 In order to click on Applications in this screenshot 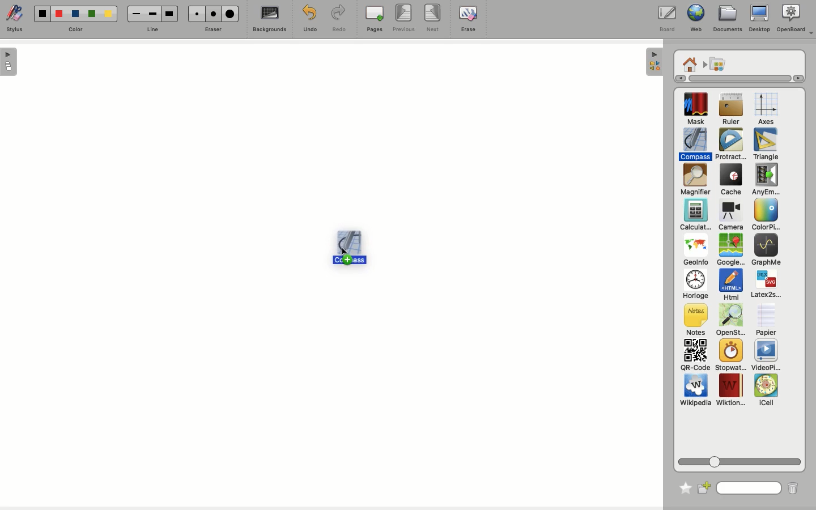, I will do `click(717, 65)`.